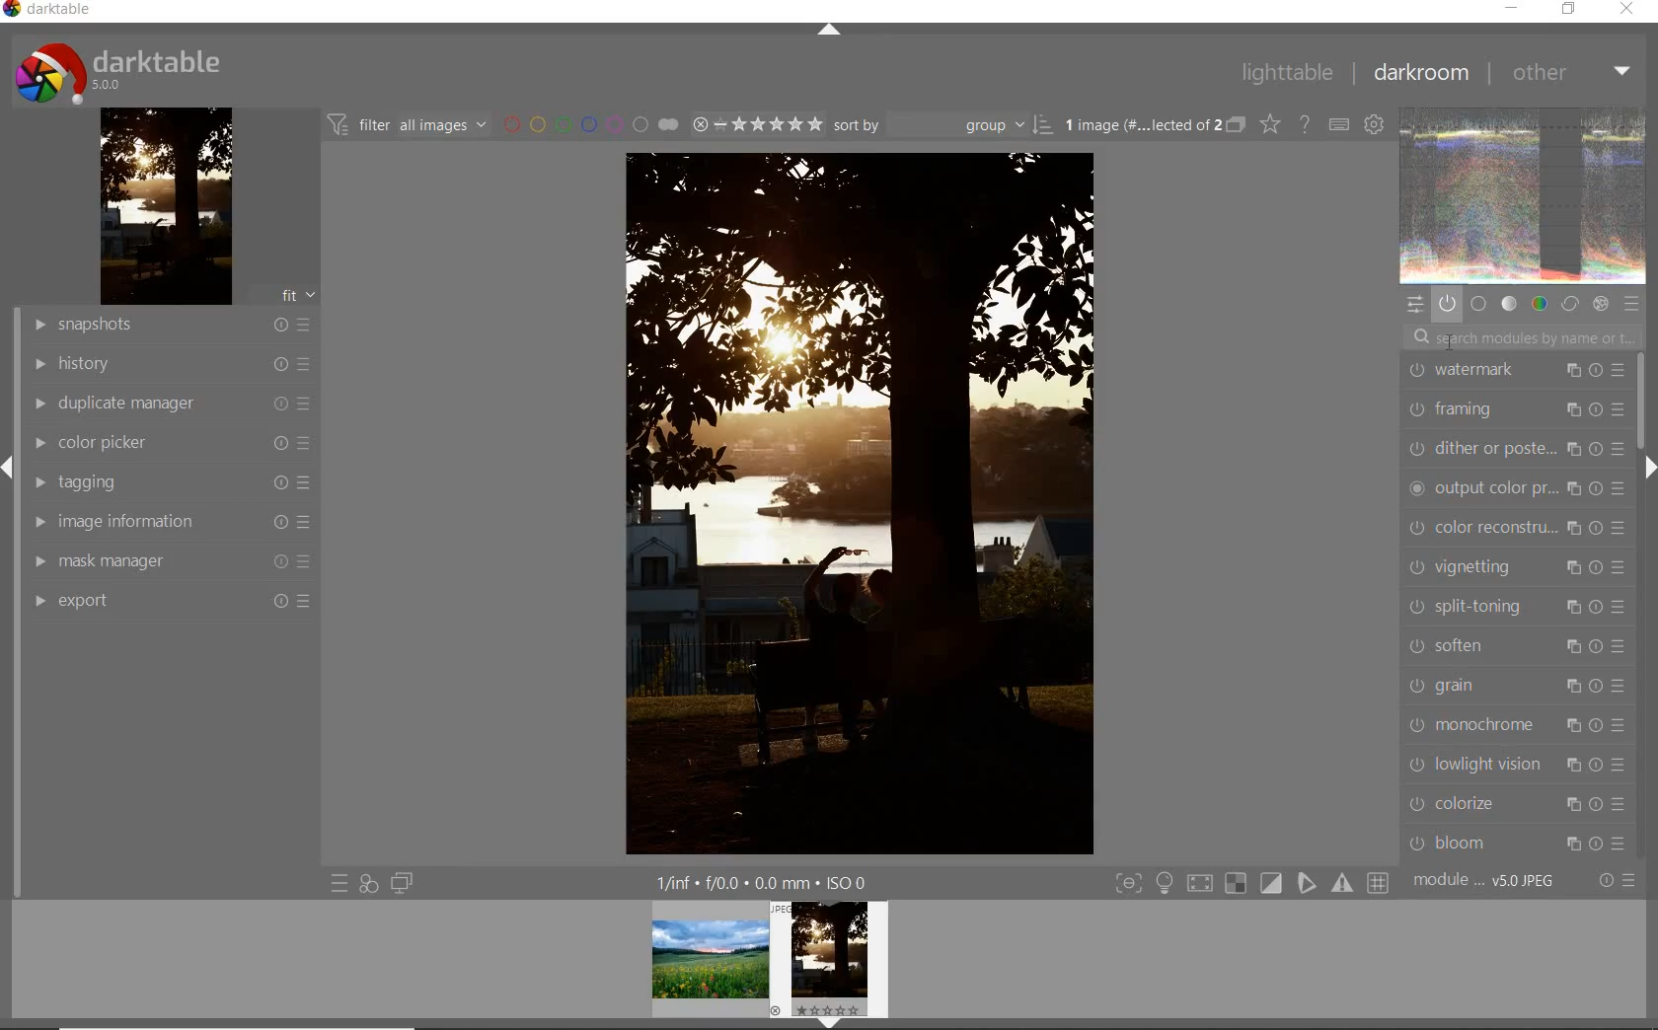 This screenshot has width=1658, height=1030. Describe the element at coordinates (1153, 124) in the screenshot. I see `1 image (#.... lected of 2)` at that location.